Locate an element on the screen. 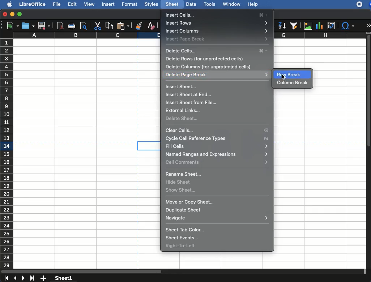 This screenshot has height=282, width=371. insert sheet is located at coordinates (182, 87).